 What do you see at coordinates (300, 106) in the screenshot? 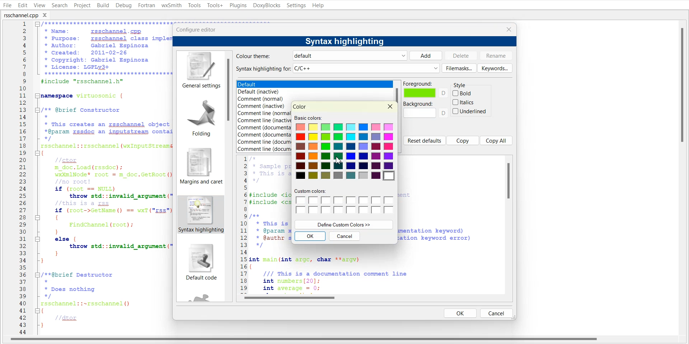
I see `Color` at bounding box center [300, 106].